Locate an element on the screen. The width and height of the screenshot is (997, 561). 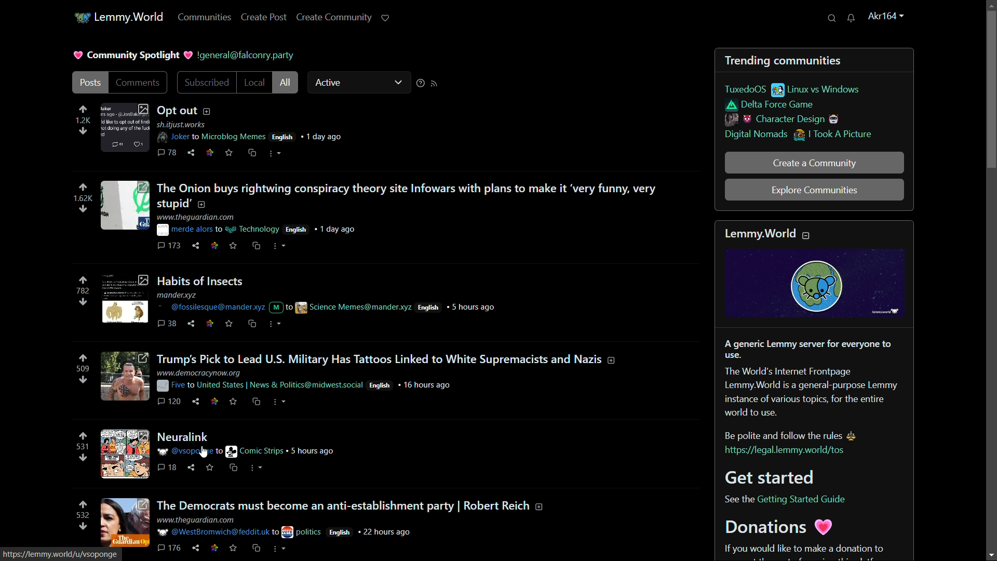
link is located at coordinates (210, 323).